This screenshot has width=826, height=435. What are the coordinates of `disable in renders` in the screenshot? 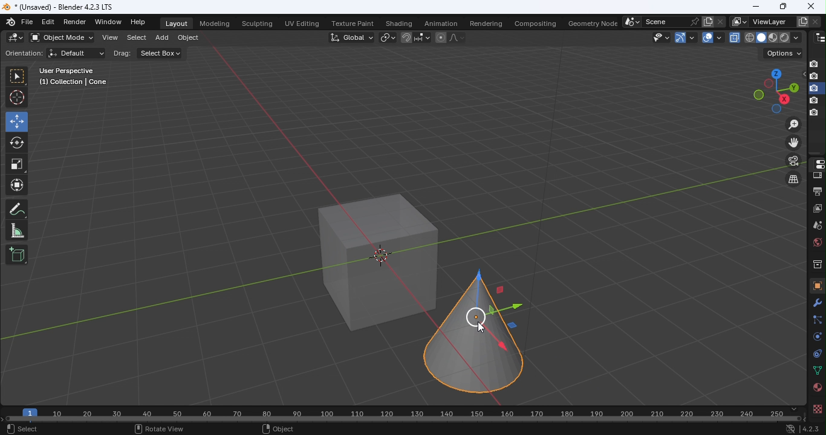 It's located at (814, 77).